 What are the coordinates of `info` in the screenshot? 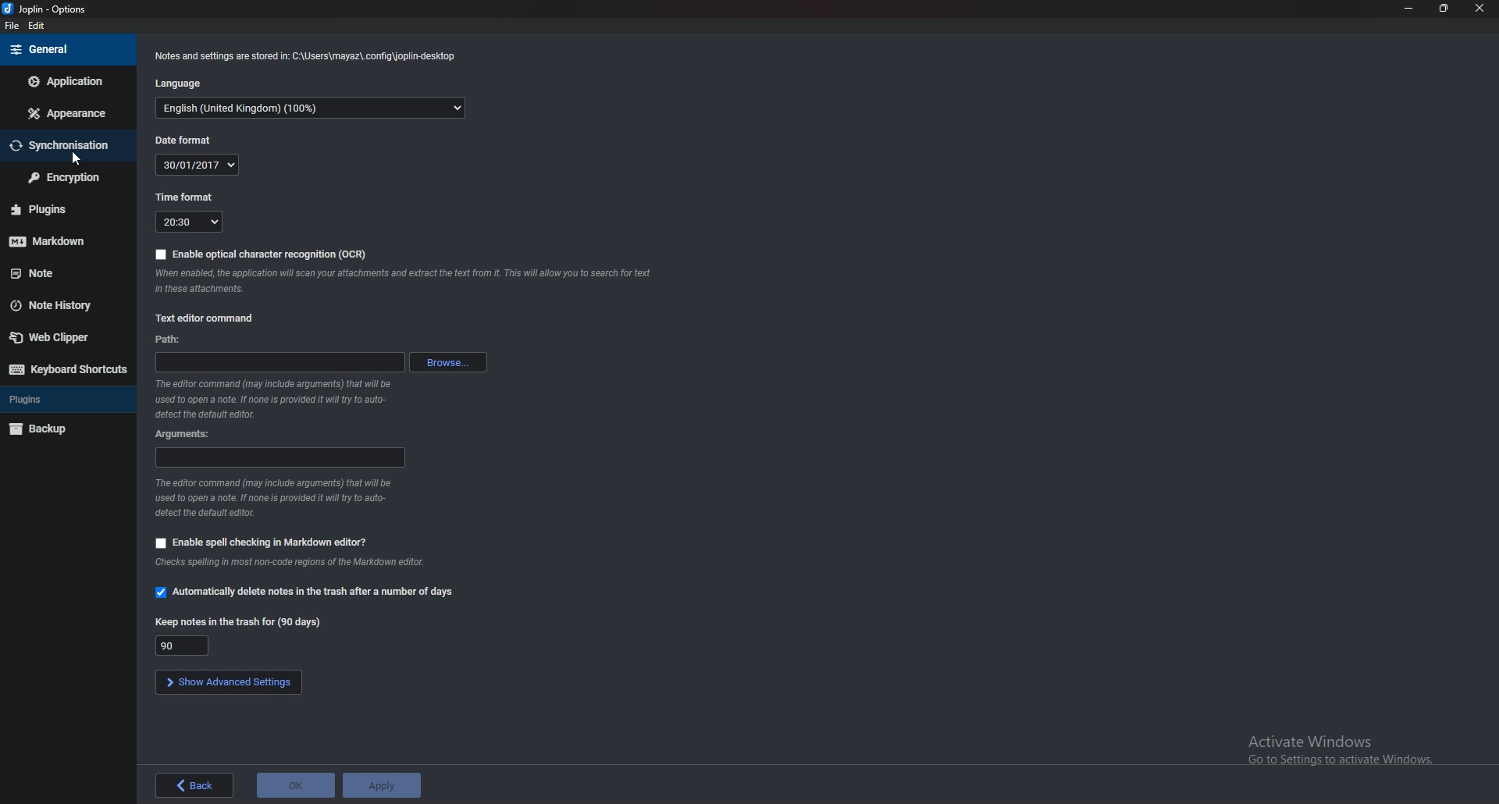 It's located at (402, 282).